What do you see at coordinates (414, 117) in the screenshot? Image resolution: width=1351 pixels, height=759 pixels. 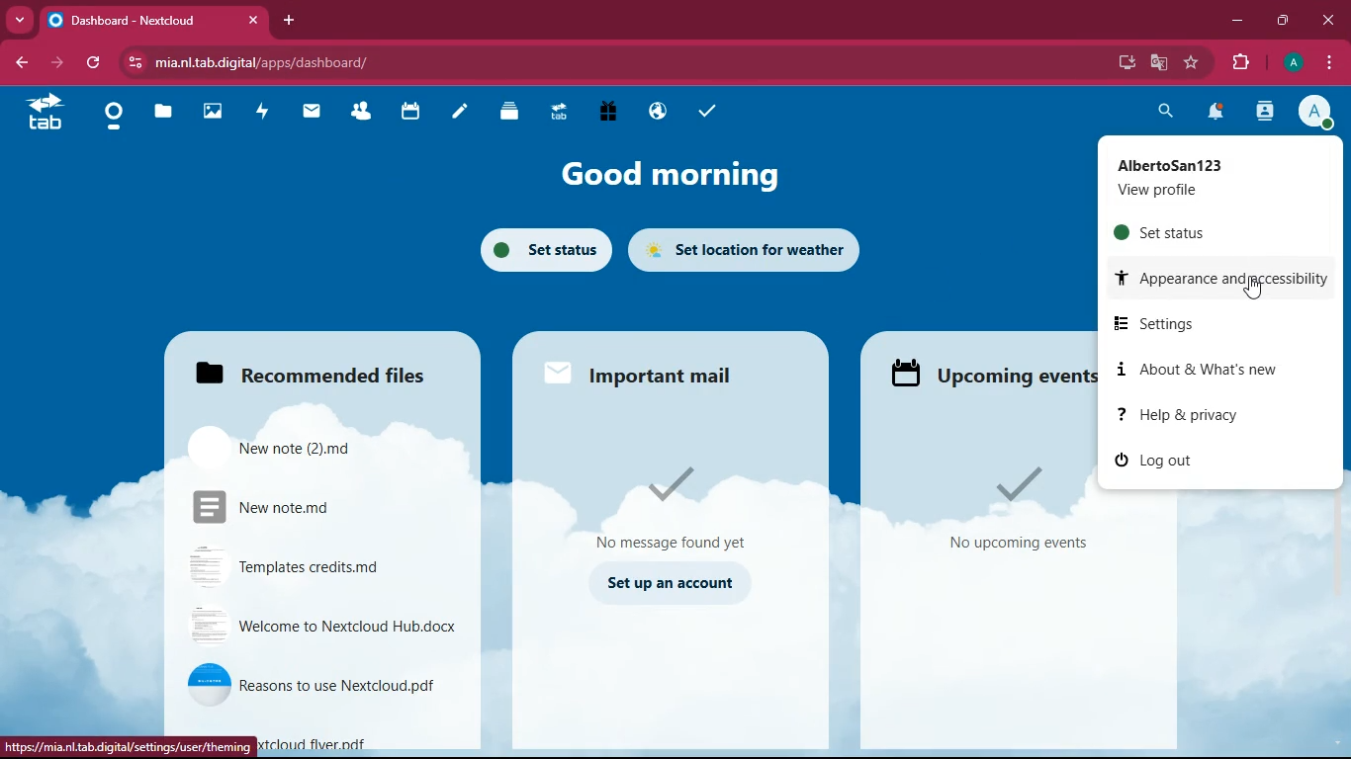 I see `calendar` at bounding box center [414, 117].